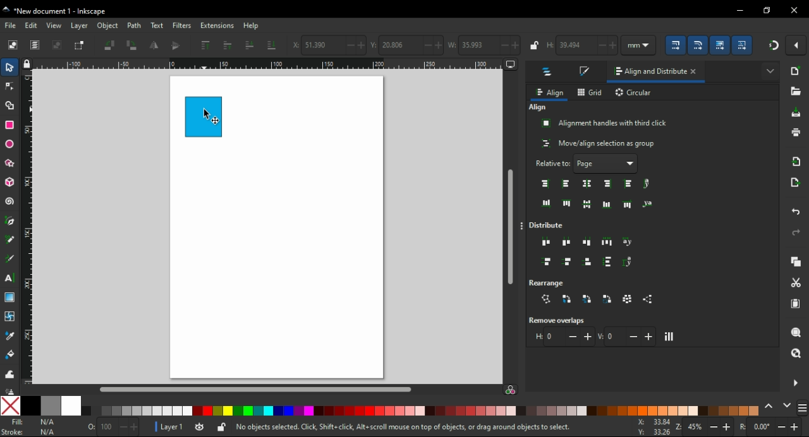  What do you see at coordinates (607, 241) in the screenshot?
I see `distribute horizontally with even horizontal gaps` at bounding box center [607, 241].